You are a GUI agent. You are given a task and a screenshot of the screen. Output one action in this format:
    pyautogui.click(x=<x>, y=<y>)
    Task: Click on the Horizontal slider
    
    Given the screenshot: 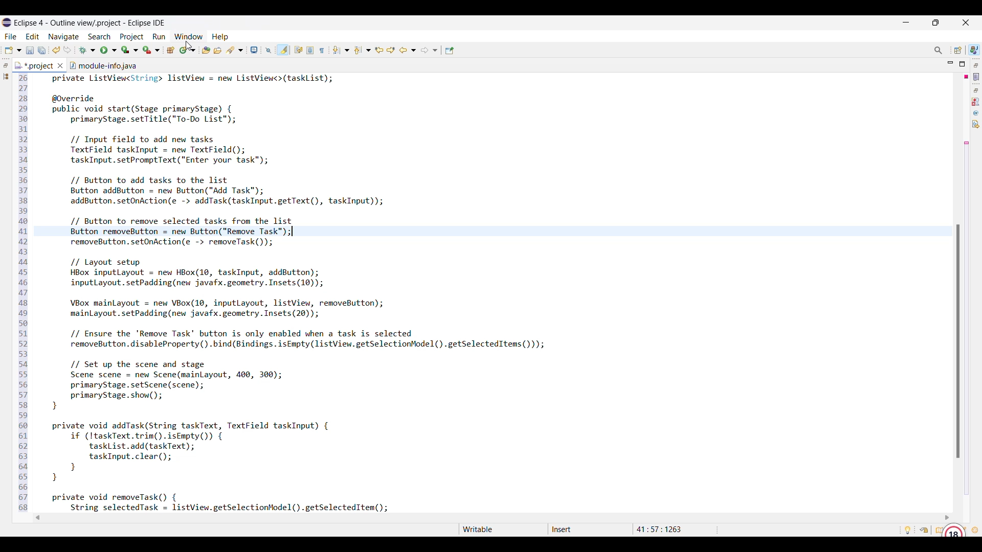 What is the action you would take?
    pyautogui.click(x=493, y=518)
    